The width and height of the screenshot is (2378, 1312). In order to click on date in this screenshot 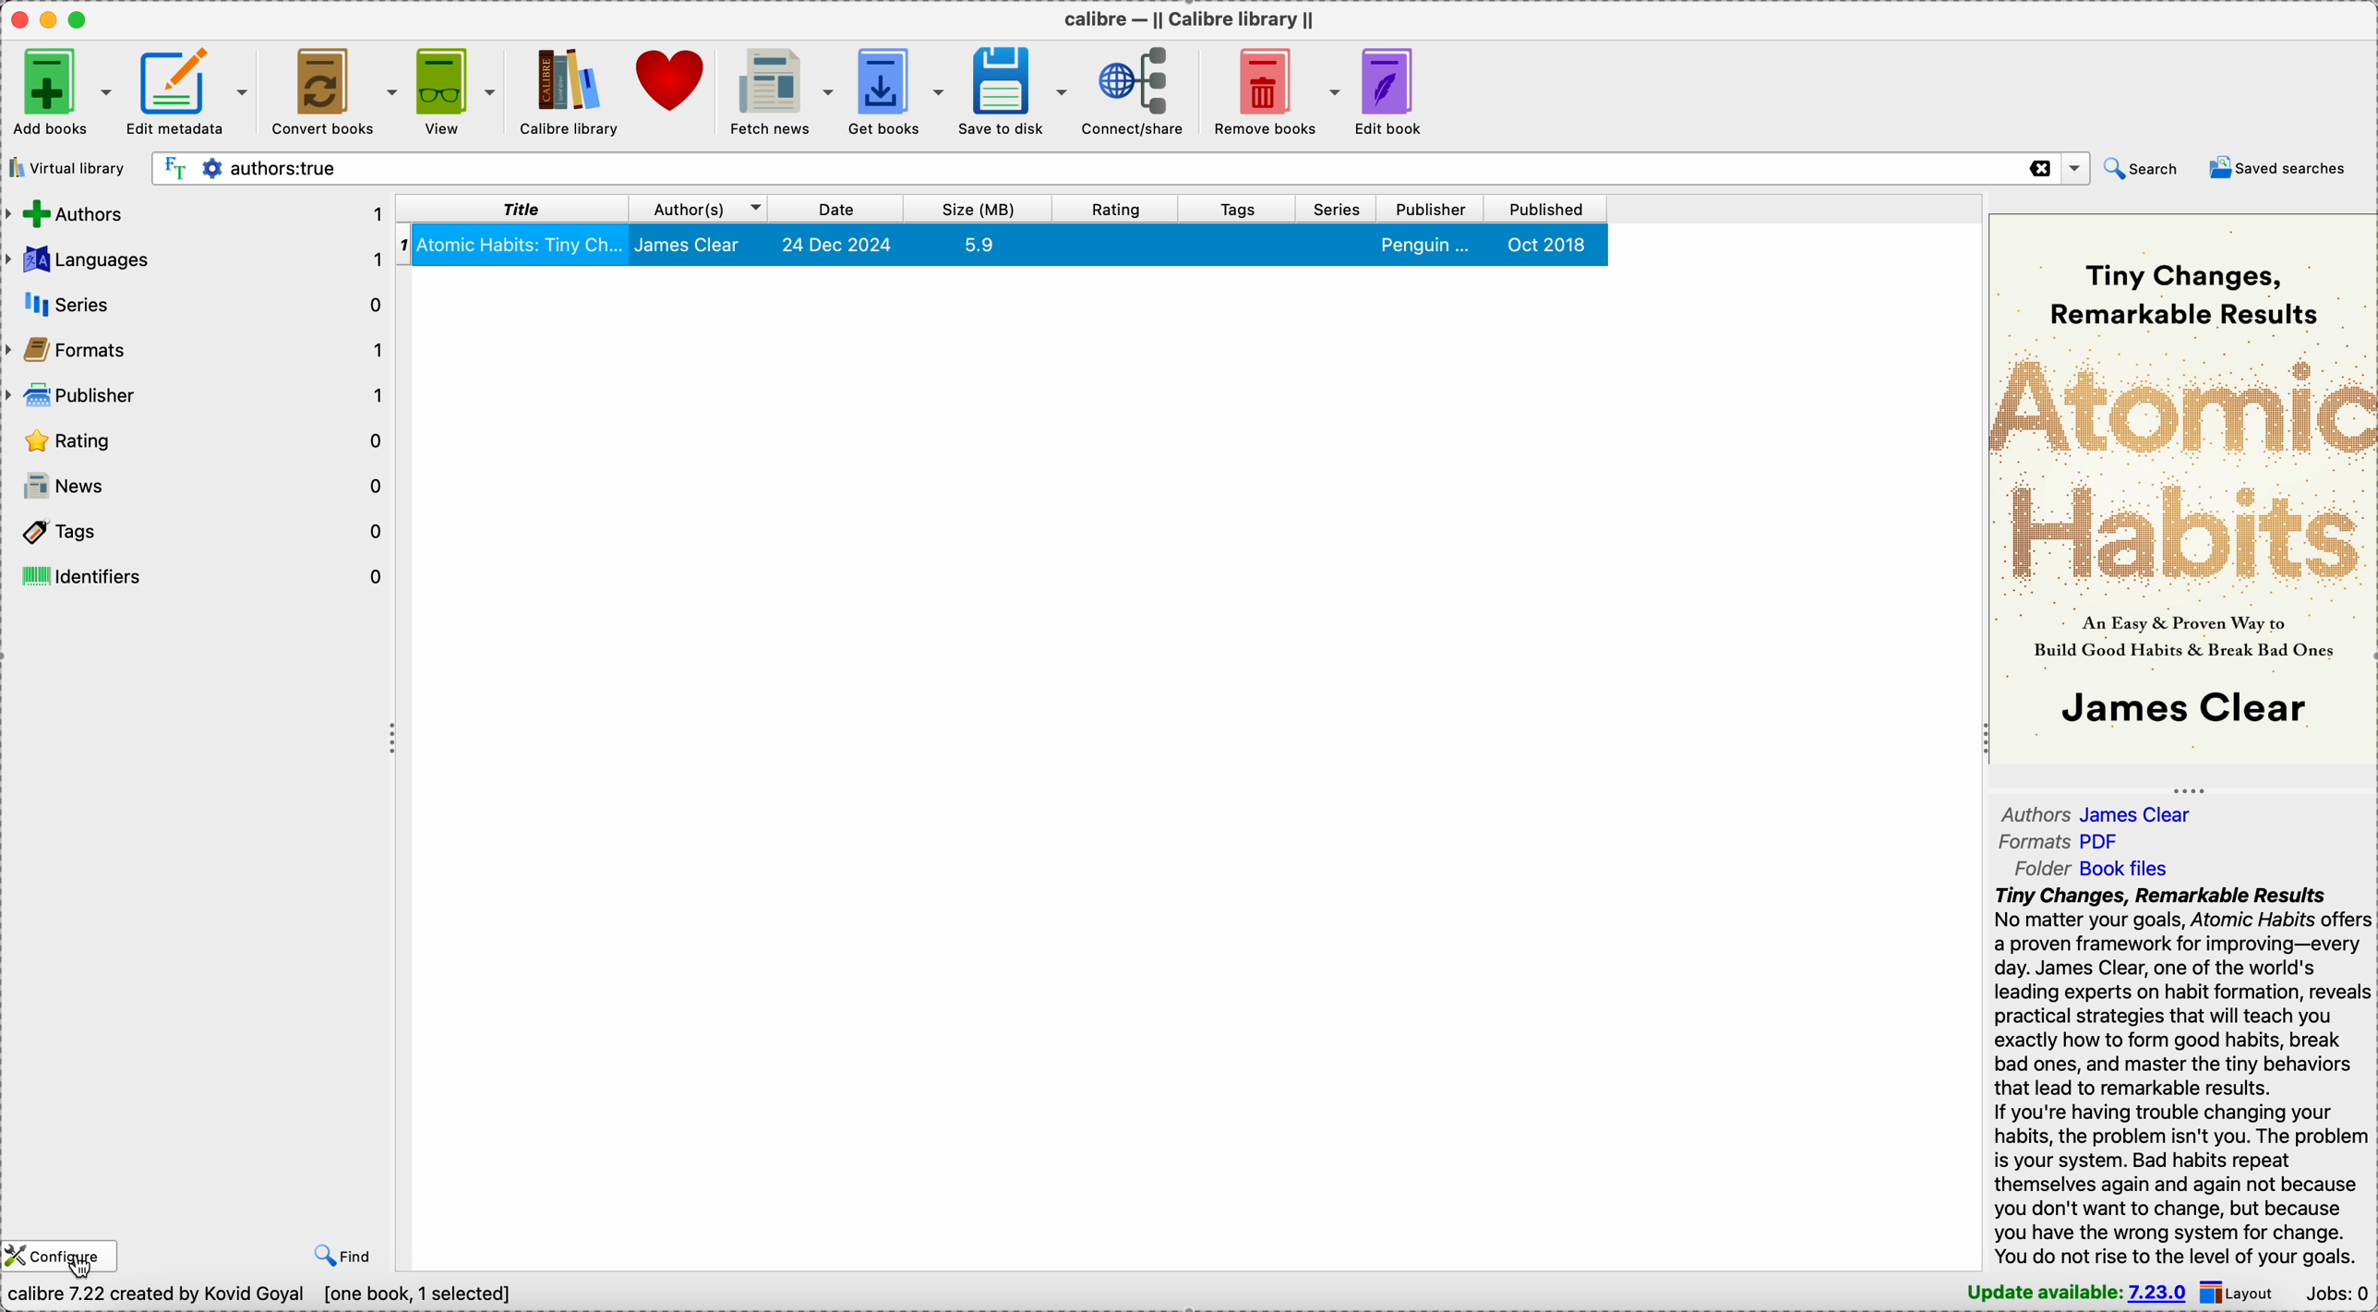, I will do `click(841, 209)`.